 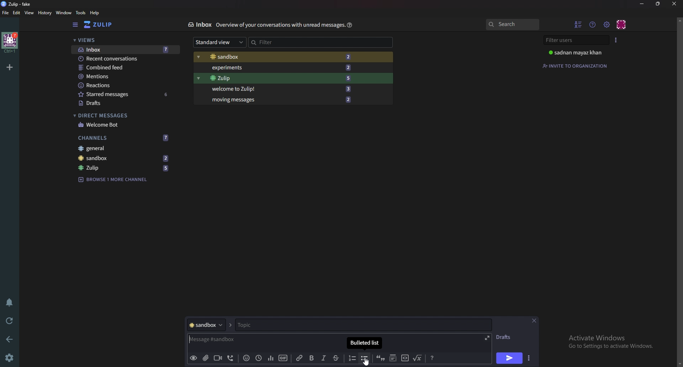 I want to click on views, so click(x=125, y=41).